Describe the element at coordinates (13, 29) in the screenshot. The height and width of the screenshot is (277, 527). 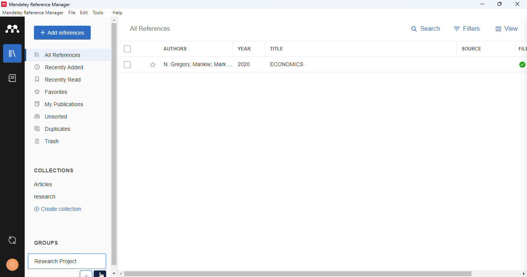
I see `logo` at that location.